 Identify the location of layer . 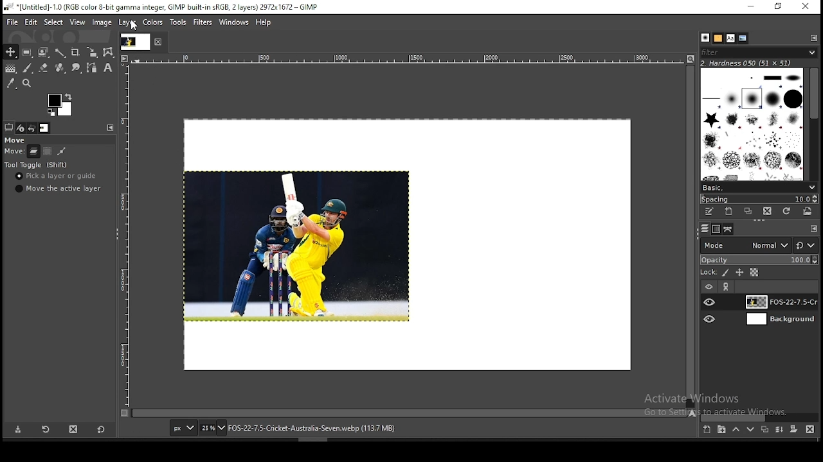
(779, 320).